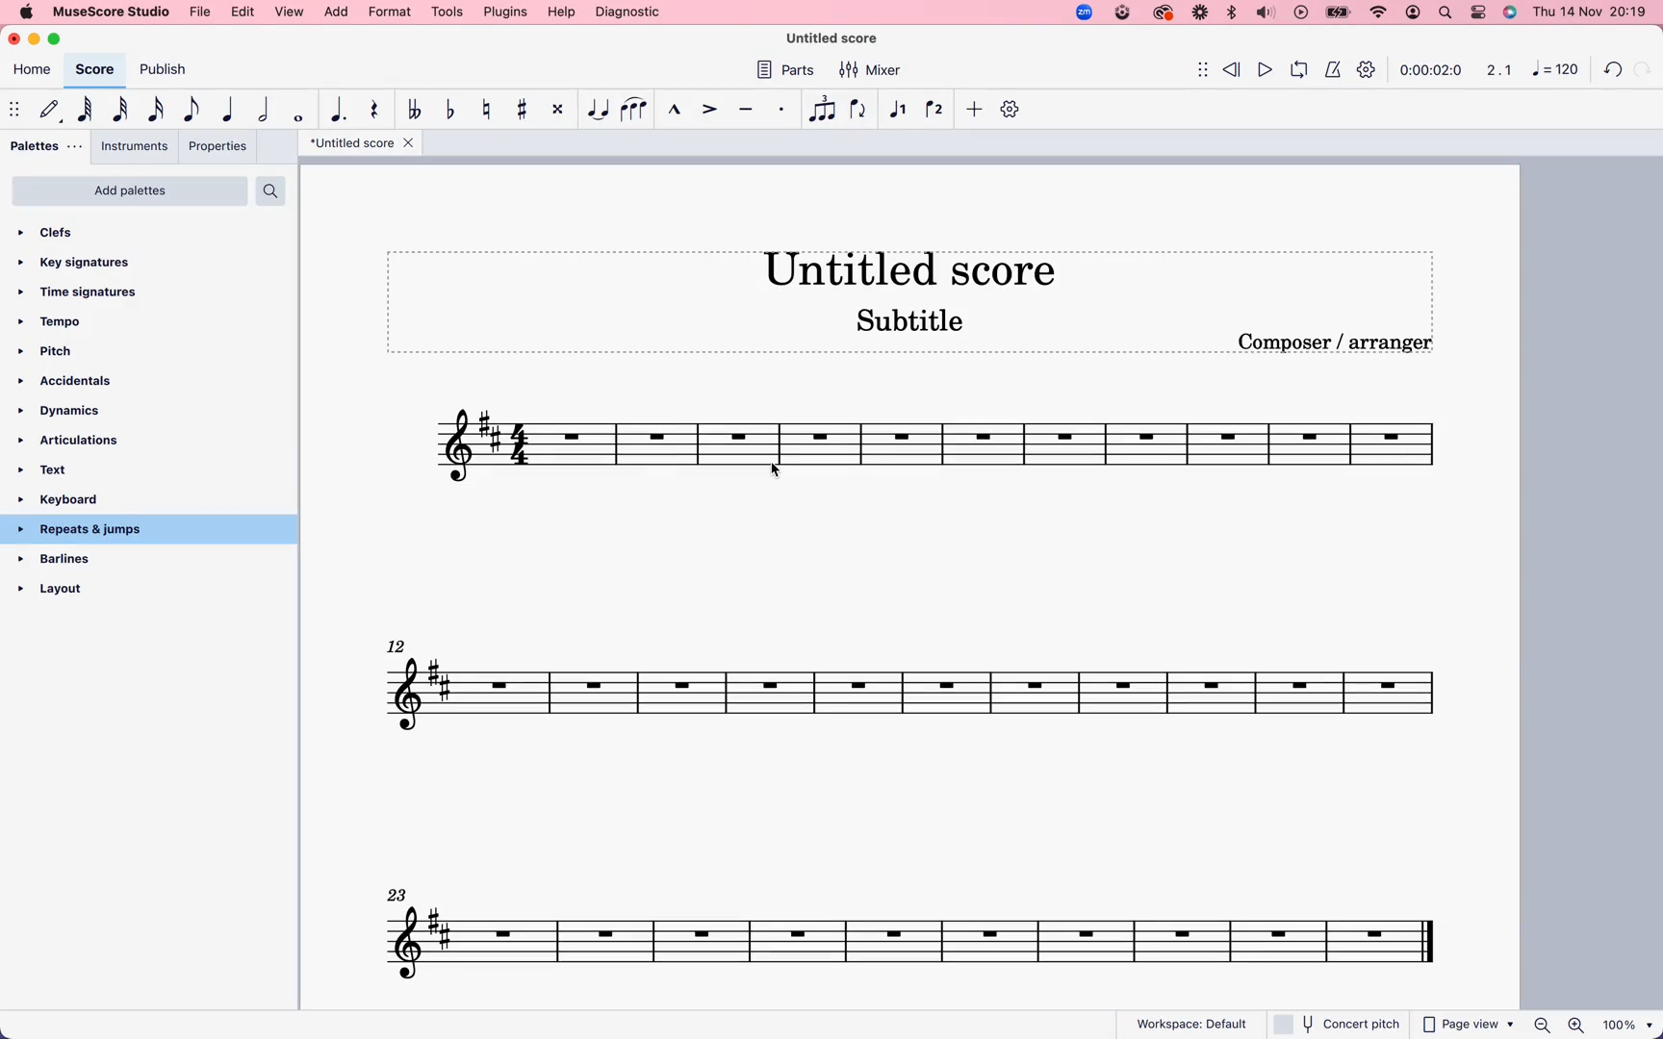 The height and width of the screenshot is (1039, 1663). Describe the element at coordinates (25, 12) in the screenshot. I see `apple` at that location.